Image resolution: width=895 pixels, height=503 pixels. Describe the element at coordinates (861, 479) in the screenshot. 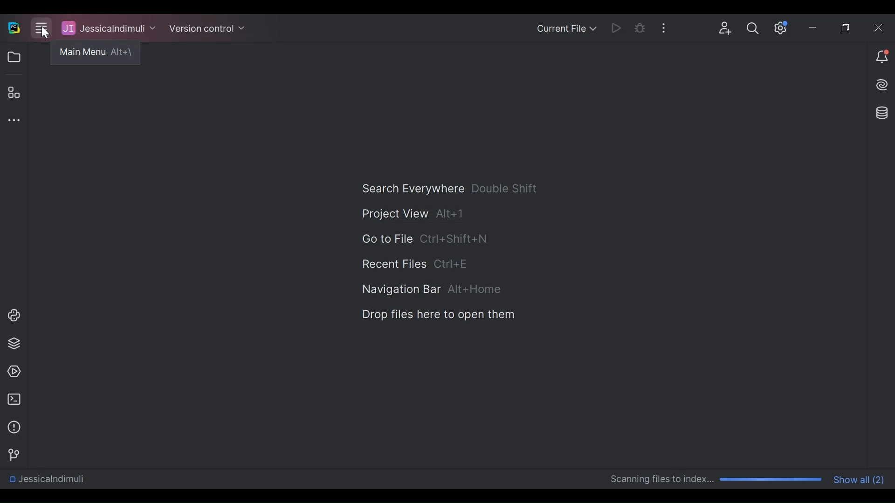

I see `Show all` at that location.